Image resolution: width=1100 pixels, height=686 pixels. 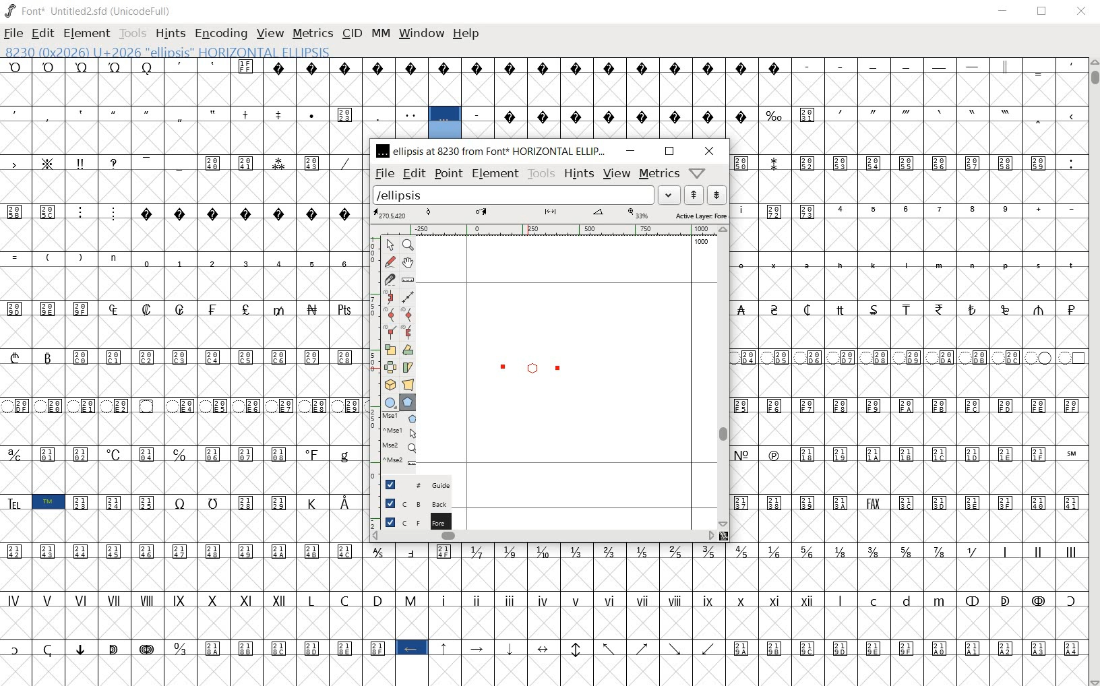 I want to click on guide, so click(x=411, y=484).